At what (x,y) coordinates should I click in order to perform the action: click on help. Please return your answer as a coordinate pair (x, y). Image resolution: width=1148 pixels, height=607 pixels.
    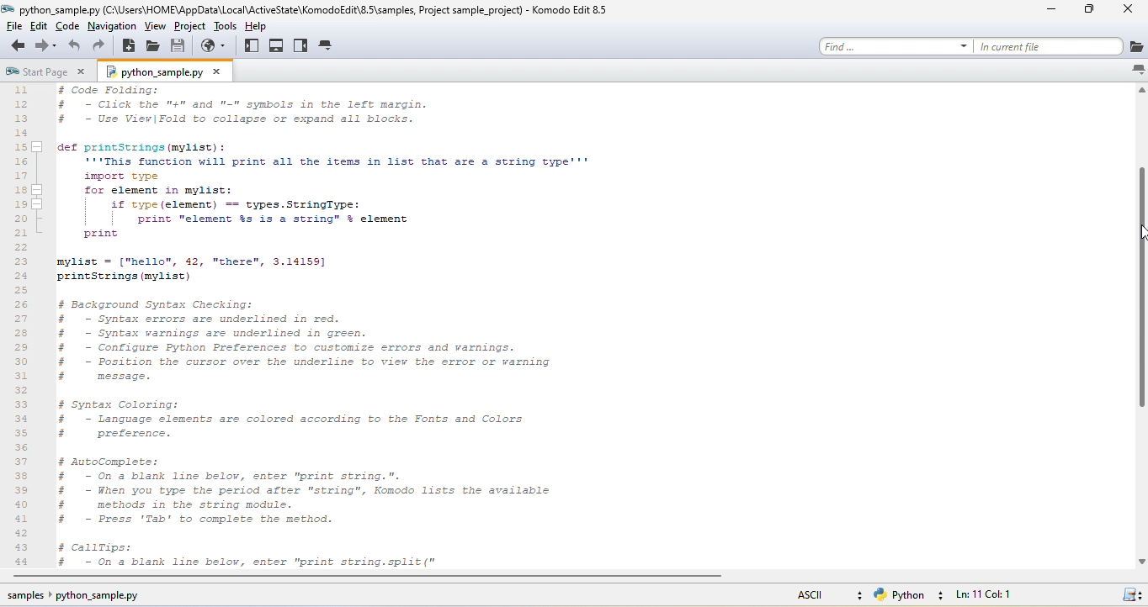
    Looking at the image, I should click on (262, 26).